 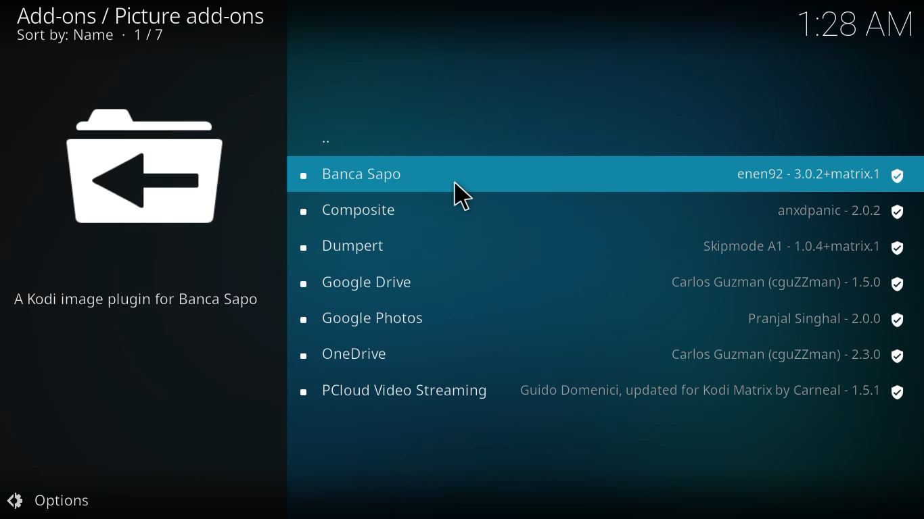 I want to click on sort by name, so click(x=88, y=37).